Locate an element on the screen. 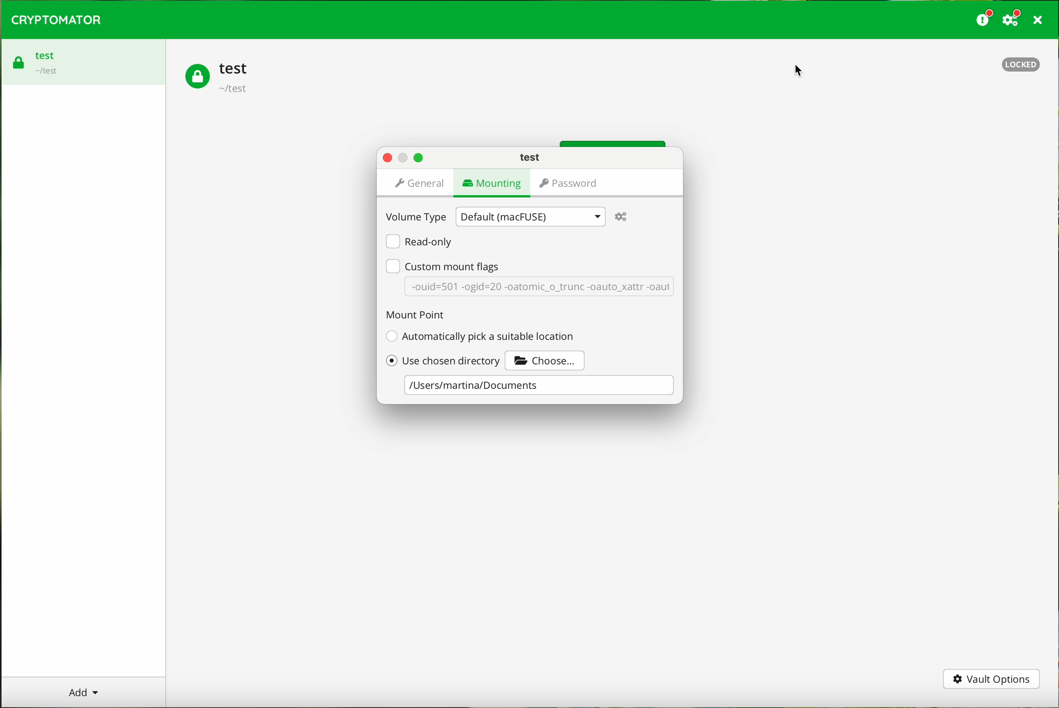 This screenshot has width=1059, height=708. test is located at coordinates (529, 158).